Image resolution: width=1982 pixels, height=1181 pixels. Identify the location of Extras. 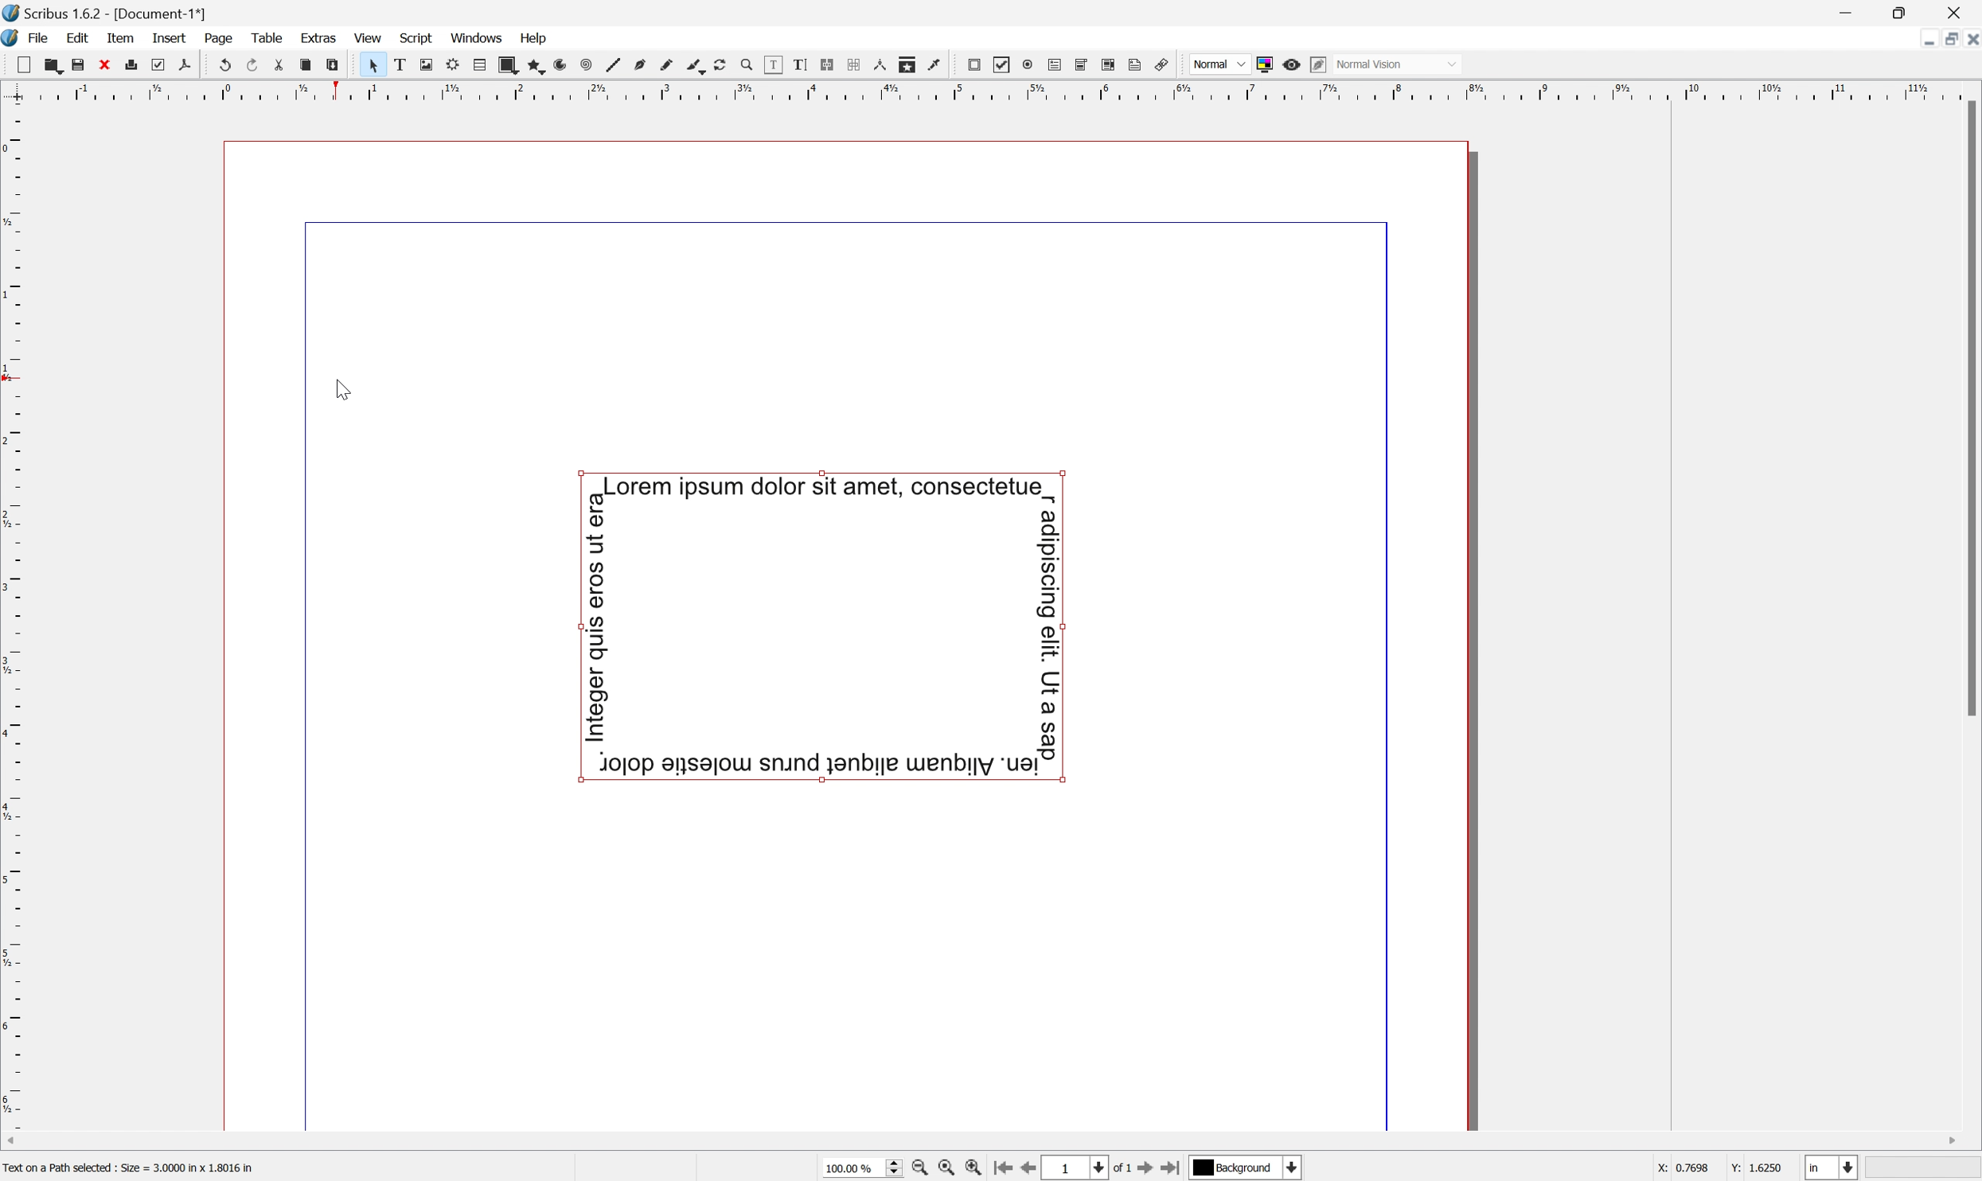
(319, 39).